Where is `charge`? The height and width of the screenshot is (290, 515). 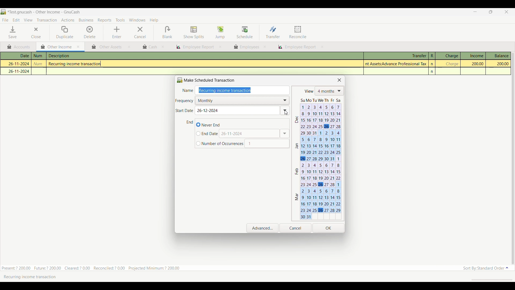
charge is located at coordinates (451, 64).